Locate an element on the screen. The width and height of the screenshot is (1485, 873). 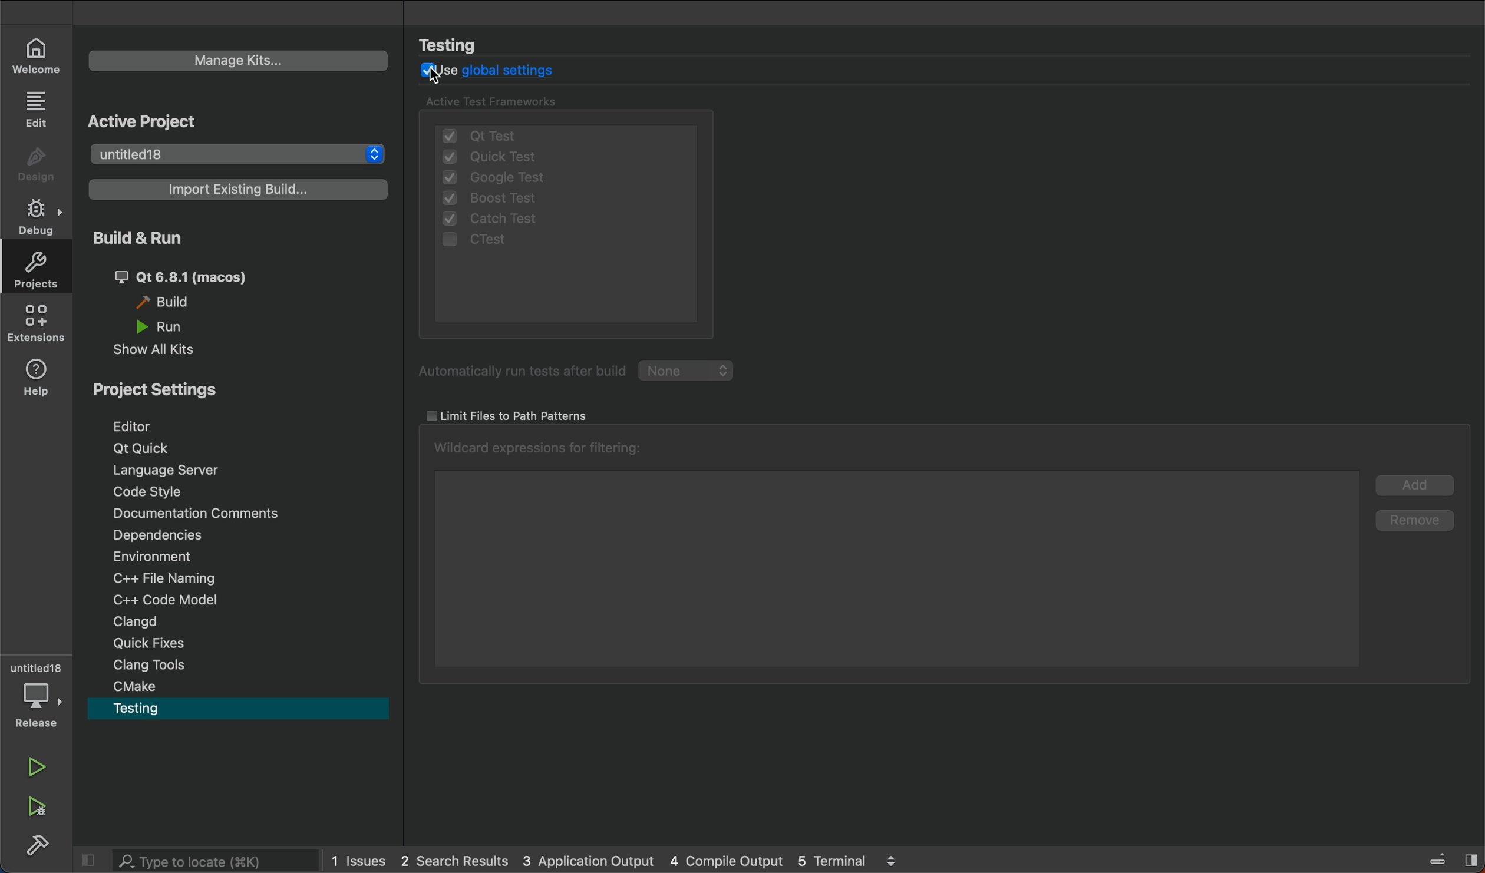
logs is located at coordinates (619, 859).